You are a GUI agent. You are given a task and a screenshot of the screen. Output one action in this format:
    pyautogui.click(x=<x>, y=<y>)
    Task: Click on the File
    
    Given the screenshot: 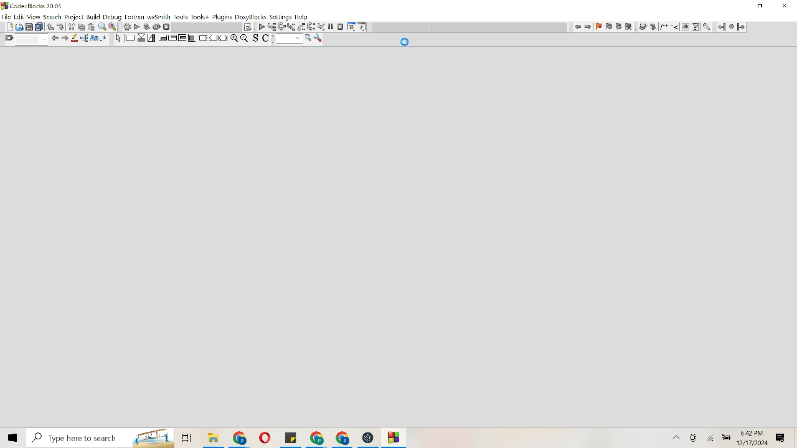 What is the action you would take?
    pyautogui.click(x=368, y=438)
    